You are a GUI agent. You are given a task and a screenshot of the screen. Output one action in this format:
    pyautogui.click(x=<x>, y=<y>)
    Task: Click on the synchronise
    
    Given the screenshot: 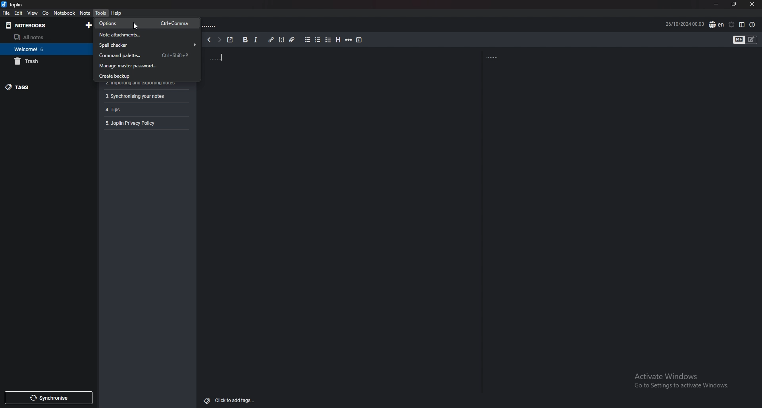 What is the action you would take?
    pyautogui.click(x=49, y=398)
    